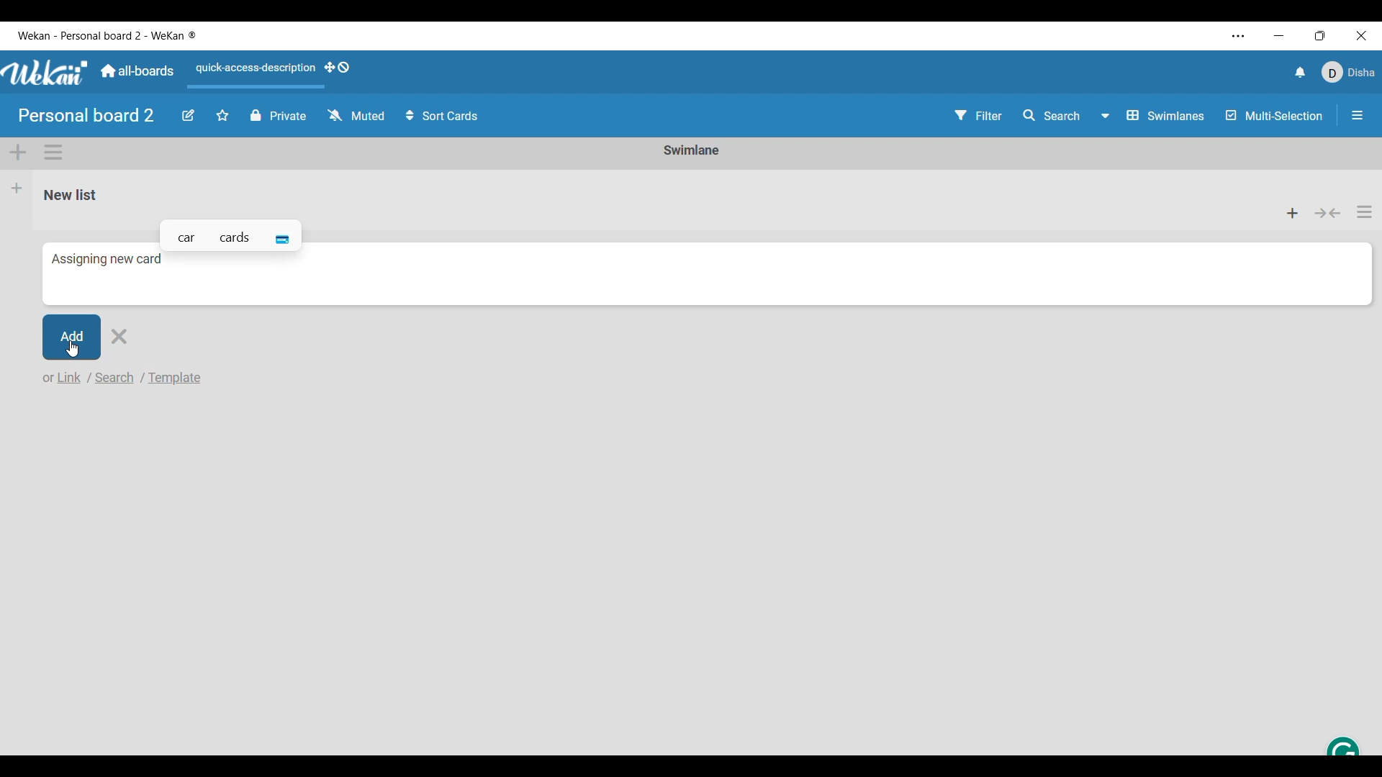 This screenshot has width=1382, height=777. Describe the element at coordinates (1301, 72) in the screenshot. I see `Notifications ` at that location.